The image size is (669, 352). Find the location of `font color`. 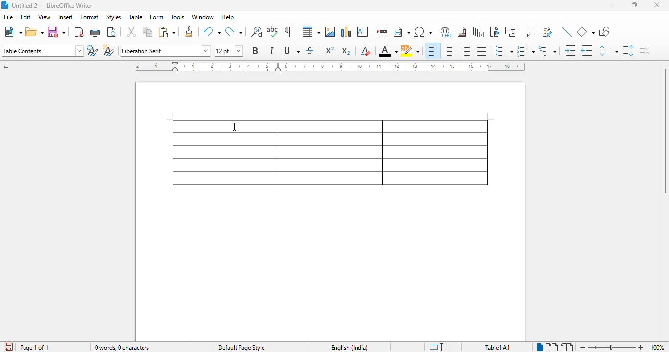

font color is located at coordinates (388, 51).